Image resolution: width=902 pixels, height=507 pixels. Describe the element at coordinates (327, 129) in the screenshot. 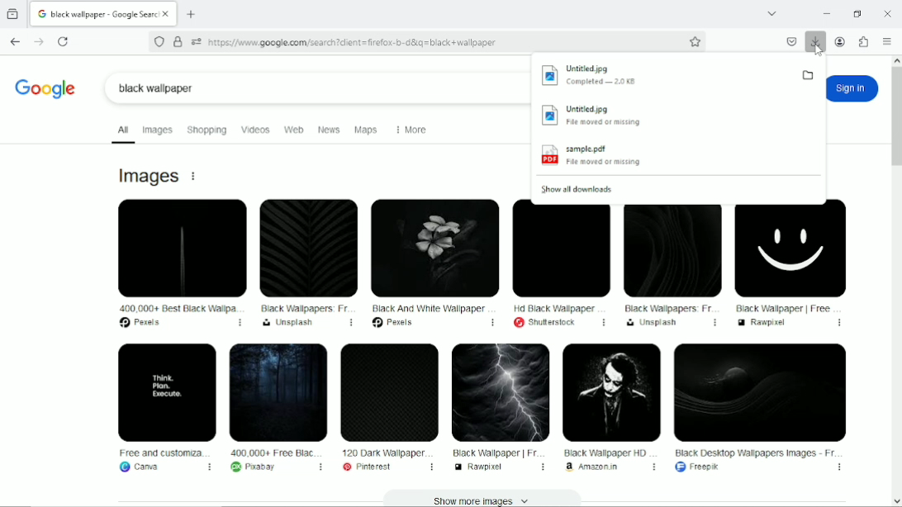

I see `News` at that location.